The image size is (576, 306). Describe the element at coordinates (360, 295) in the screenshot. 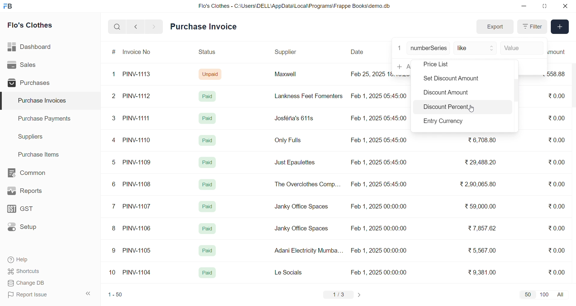

I see `change page` at that location.